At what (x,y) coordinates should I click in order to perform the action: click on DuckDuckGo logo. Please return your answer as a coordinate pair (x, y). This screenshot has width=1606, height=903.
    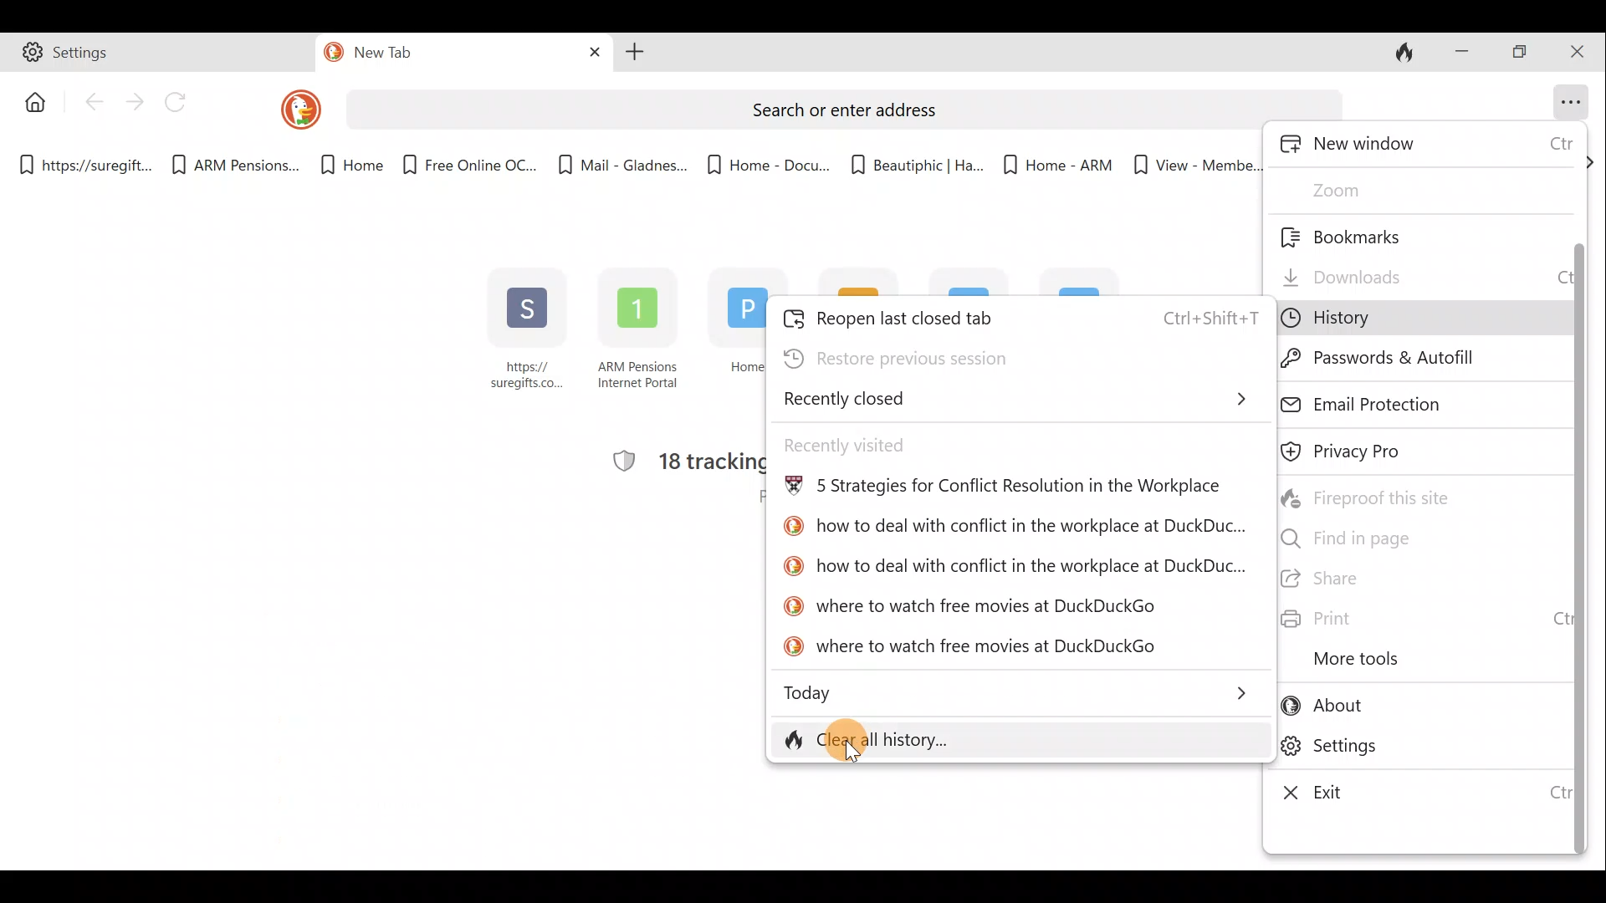
    Looking at the image, I should click on (289, 109).